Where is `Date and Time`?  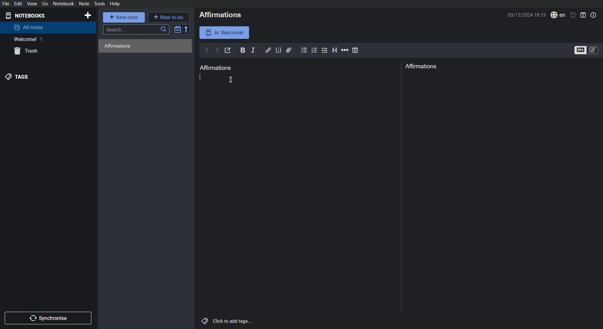 Date and Time is located at coordinates (527, 15).